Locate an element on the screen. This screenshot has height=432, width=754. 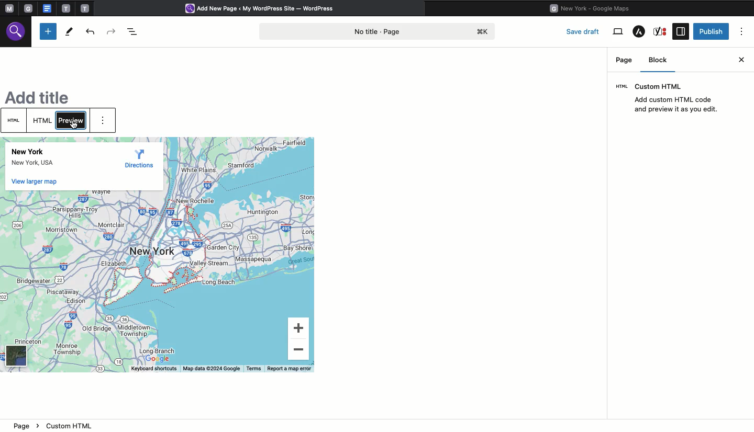
Add new block is located at coordinates (48, 31).